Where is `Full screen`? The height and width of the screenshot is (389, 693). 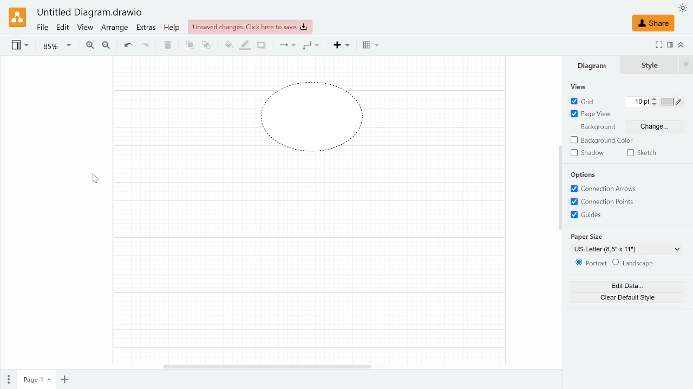 Full screen is located at coordinates (658, 45).